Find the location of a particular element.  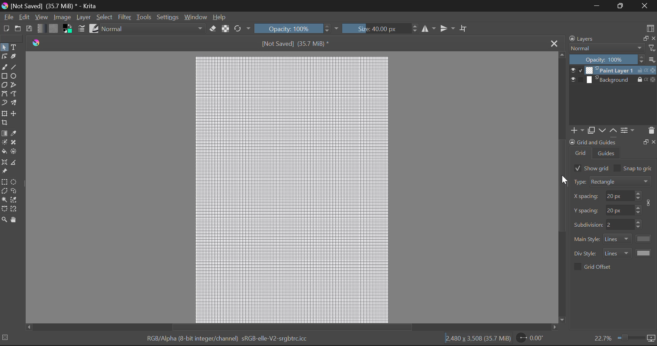

Measurements is located at coordinates (16, 163).